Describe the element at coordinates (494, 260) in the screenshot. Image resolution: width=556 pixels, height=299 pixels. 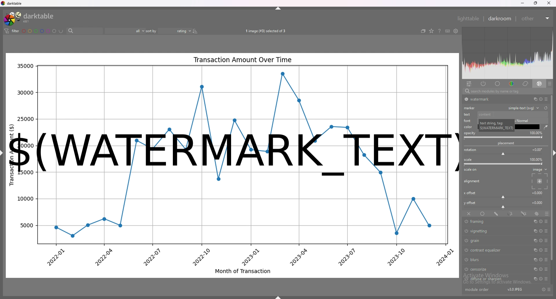
I see `blurs` at that location.